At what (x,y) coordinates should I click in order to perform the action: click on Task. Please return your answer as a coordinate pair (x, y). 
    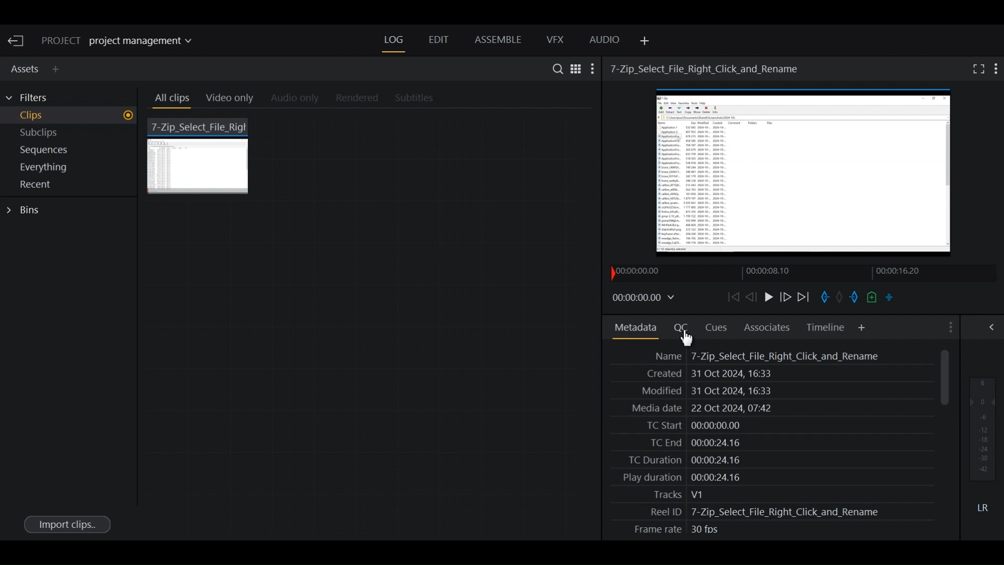
    Looking at the image, I should click on (840, 296).